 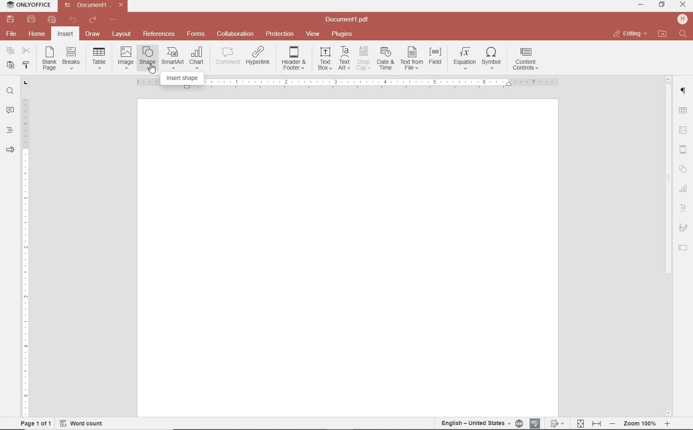 What do you see at coordinates (381, 82) in the screenshot?
I see `` at bounding box center [381, 82].